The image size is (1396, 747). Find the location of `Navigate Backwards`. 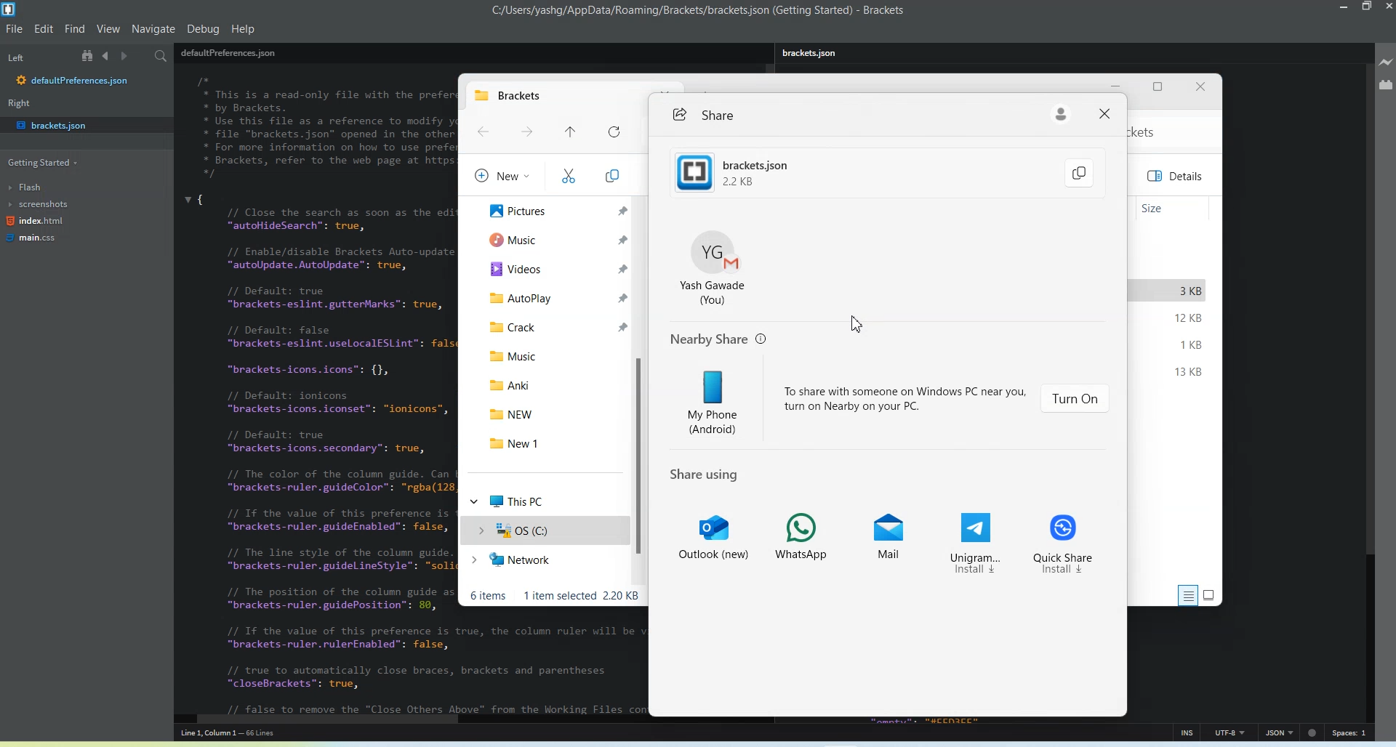

Navigate Backwards is located at coordinates (108, 56).